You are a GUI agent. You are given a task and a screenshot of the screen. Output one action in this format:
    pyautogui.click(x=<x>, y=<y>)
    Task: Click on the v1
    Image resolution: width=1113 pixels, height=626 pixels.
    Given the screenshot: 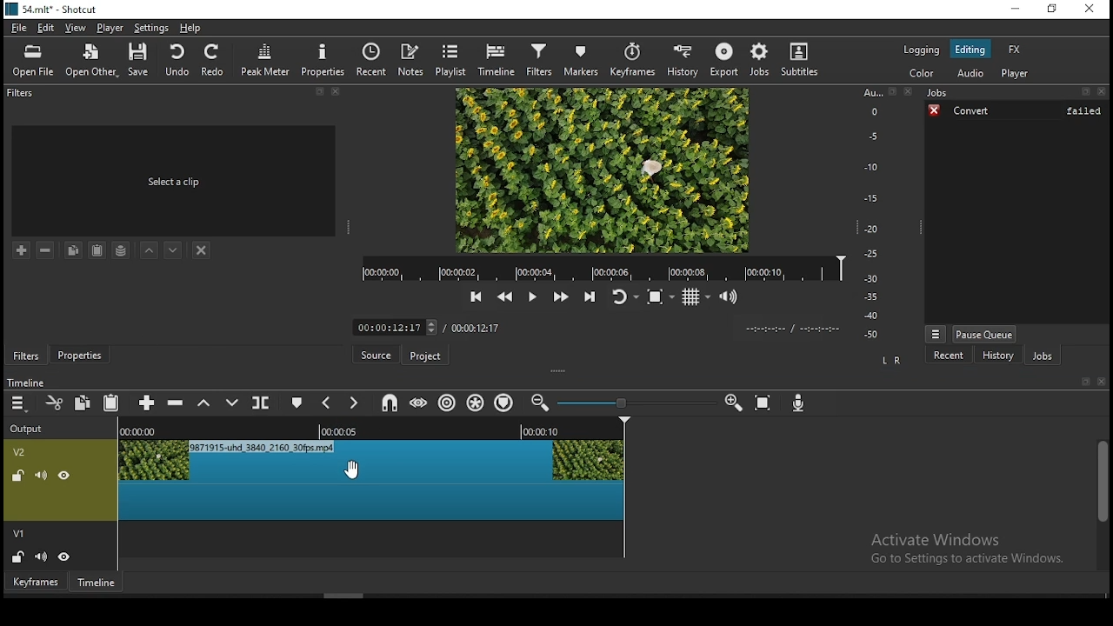 What is the action you would take?
    pyautogui.click(x=19, y=531)
    